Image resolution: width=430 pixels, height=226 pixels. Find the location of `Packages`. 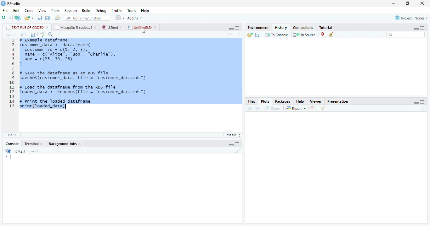

Packages is located at coordinates (282, 102).